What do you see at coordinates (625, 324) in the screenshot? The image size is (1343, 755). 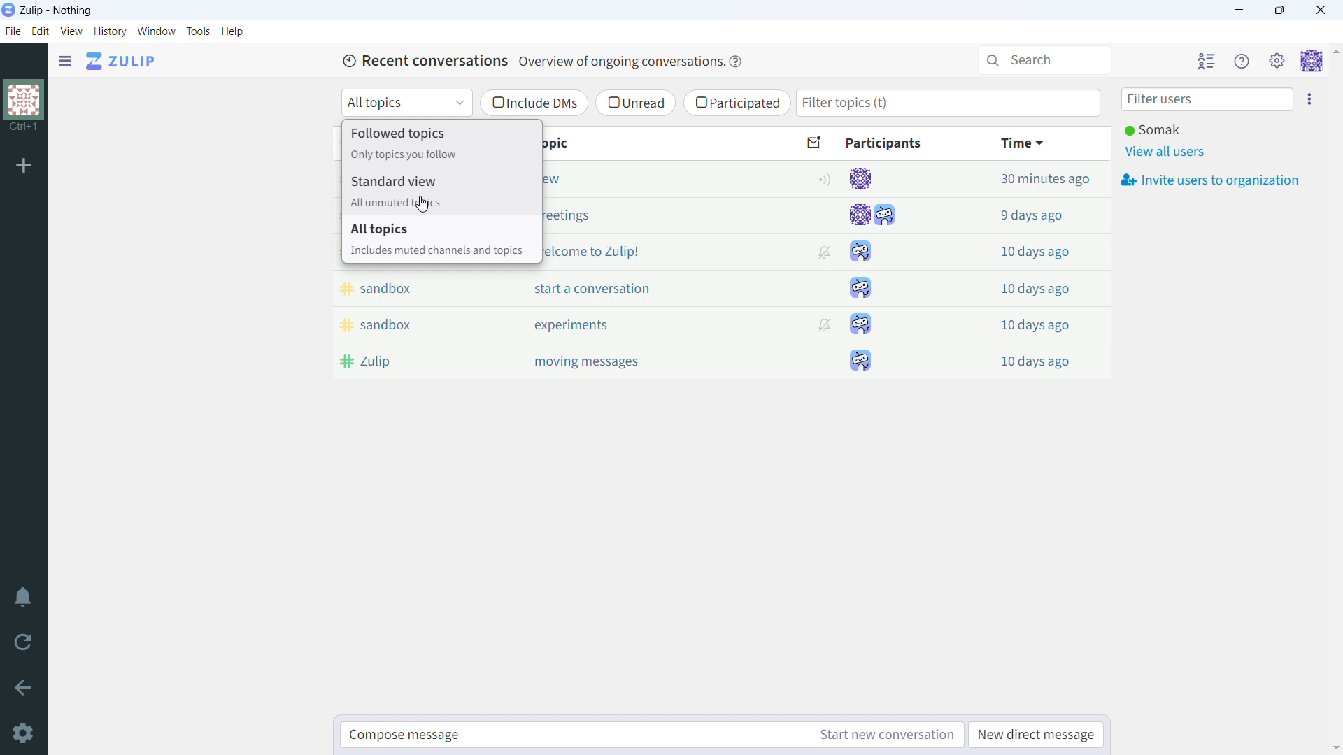 I see `experiments` at bounding box center [625, 324].